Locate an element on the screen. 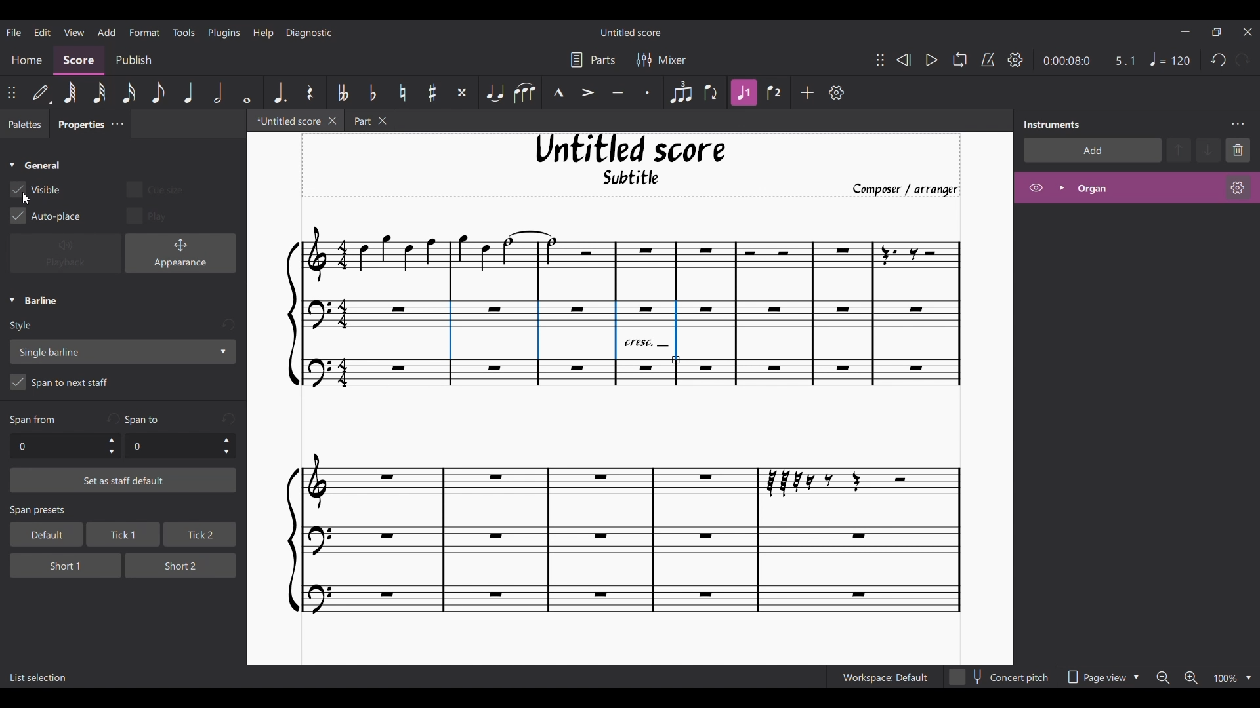  Toggle natural is located at coordinates (402, 92).